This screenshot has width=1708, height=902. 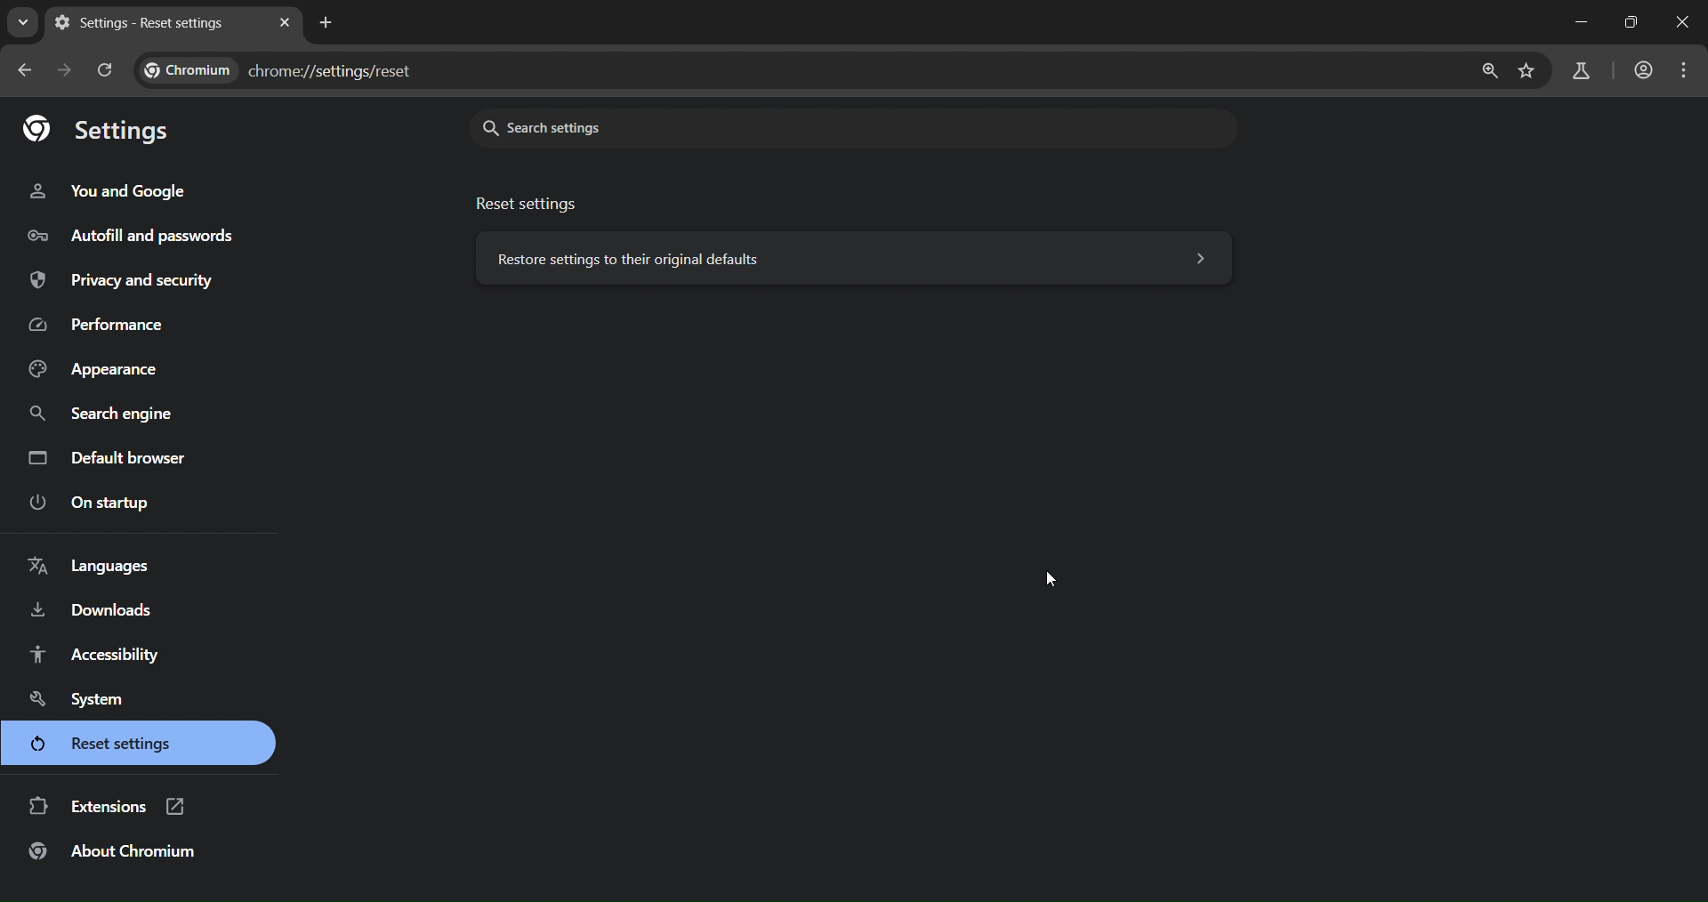 I want to click on default browser, so click(x=117, y=459).